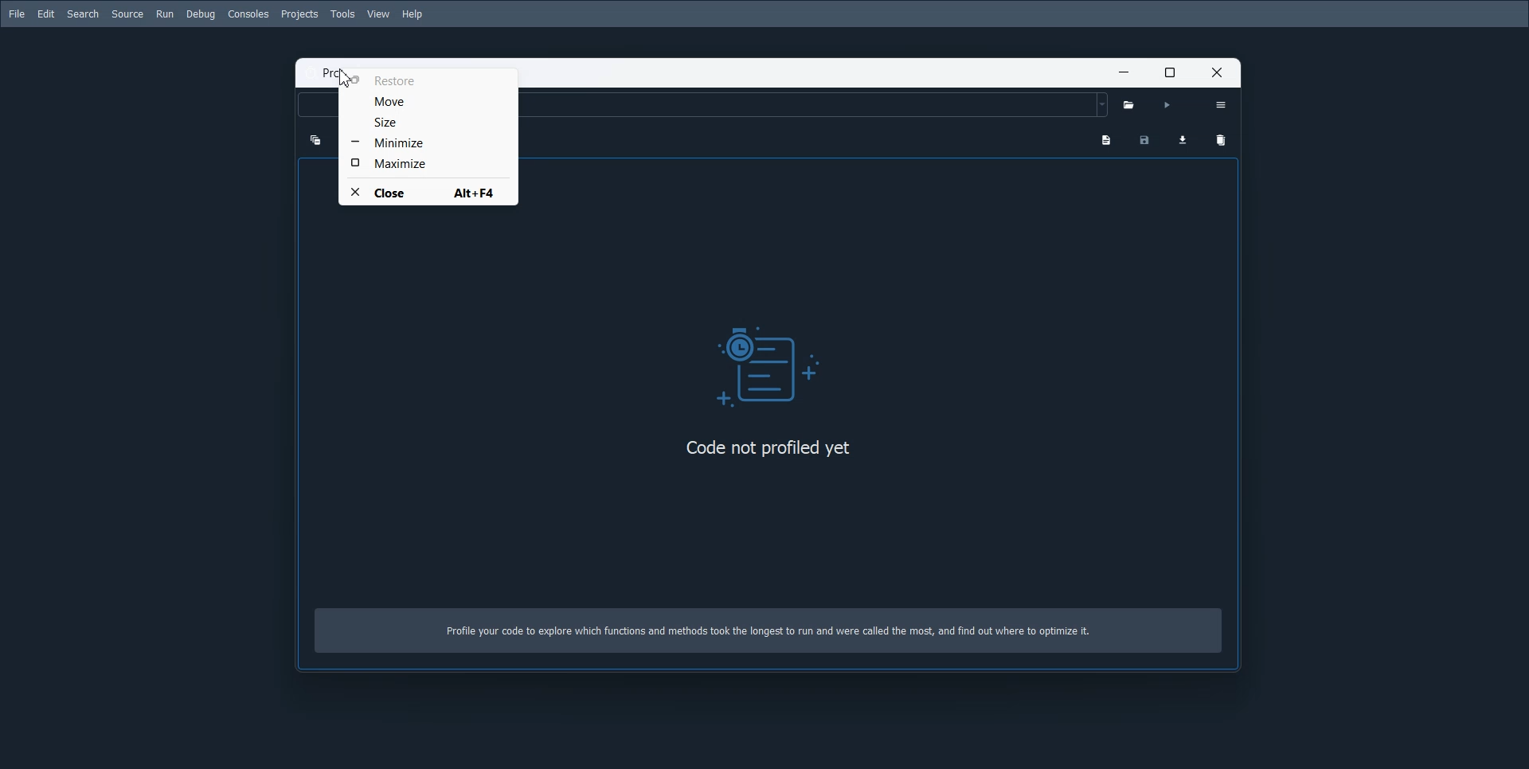  Describe the element at coordinates (424, 165) in the screenshot. I see `Maximize` at that location.